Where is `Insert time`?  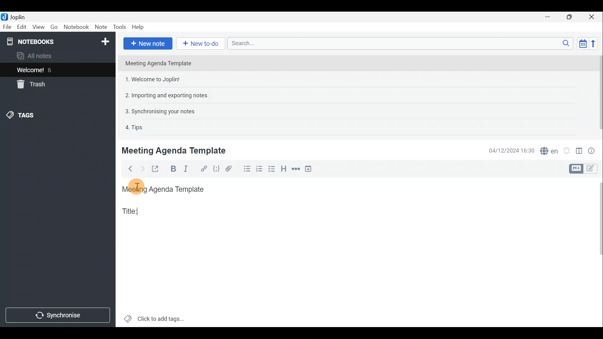
Insert time is located at coordinates (310, 170).